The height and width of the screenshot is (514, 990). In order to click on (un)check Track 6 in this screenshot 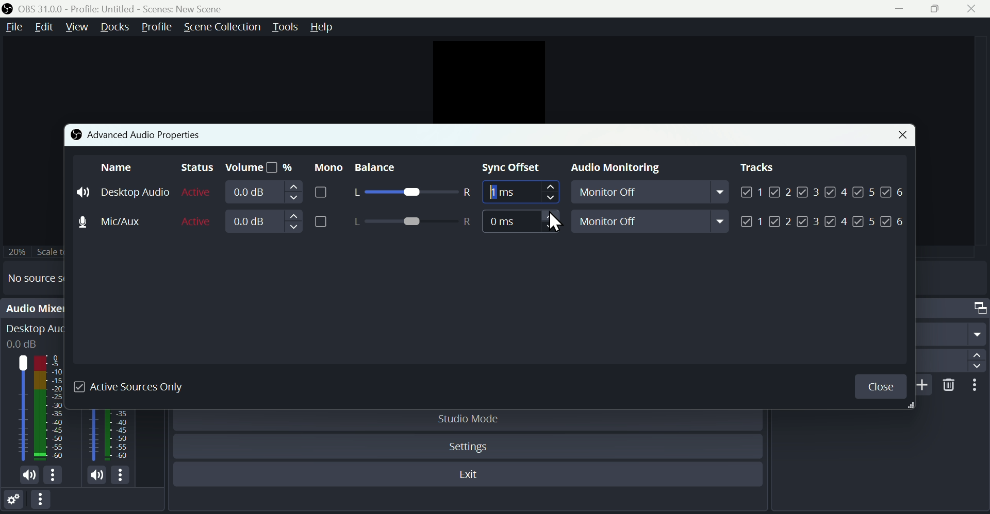, I will do `click(894, 191)`.